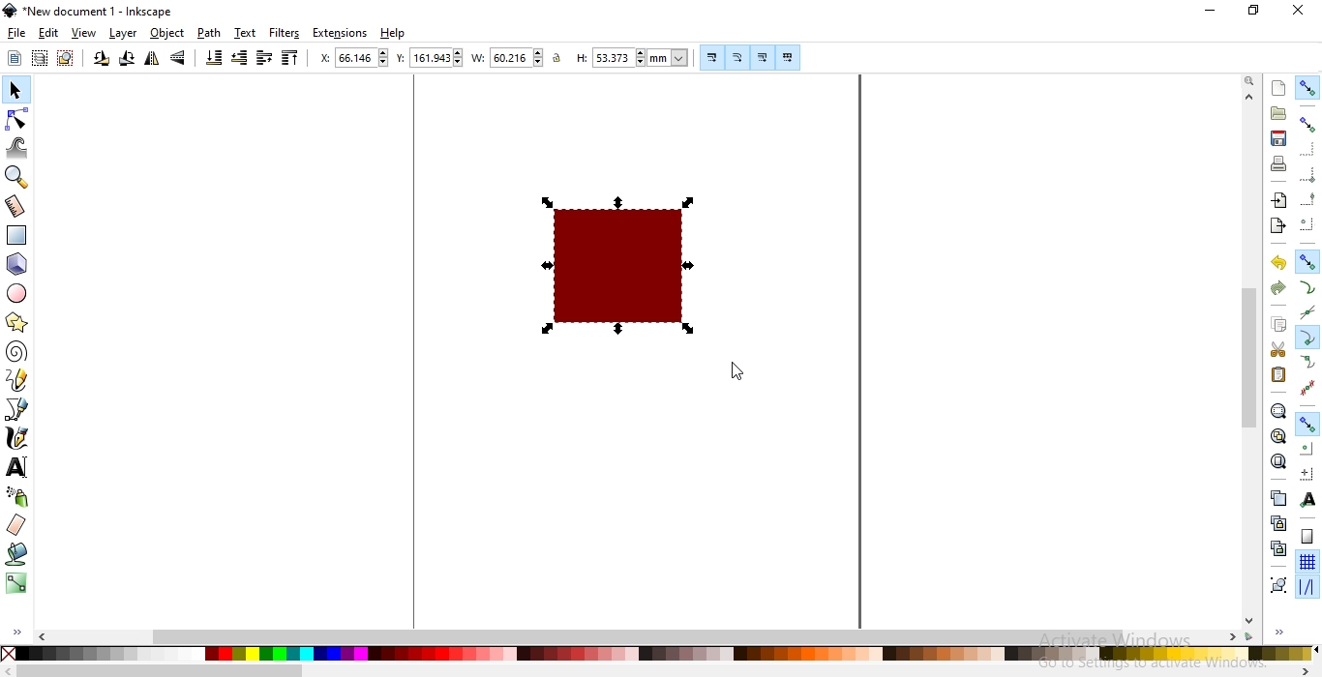  What do you see at coordinates (14, 58) in the screenshot?
I see `select all objects or nodes` at bounding box center [14, 58].